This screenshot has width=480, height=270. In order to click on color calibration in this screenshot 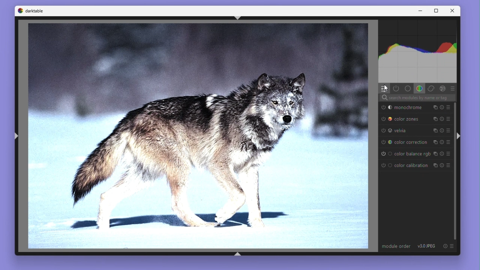, I will do `click(404, 166)`.